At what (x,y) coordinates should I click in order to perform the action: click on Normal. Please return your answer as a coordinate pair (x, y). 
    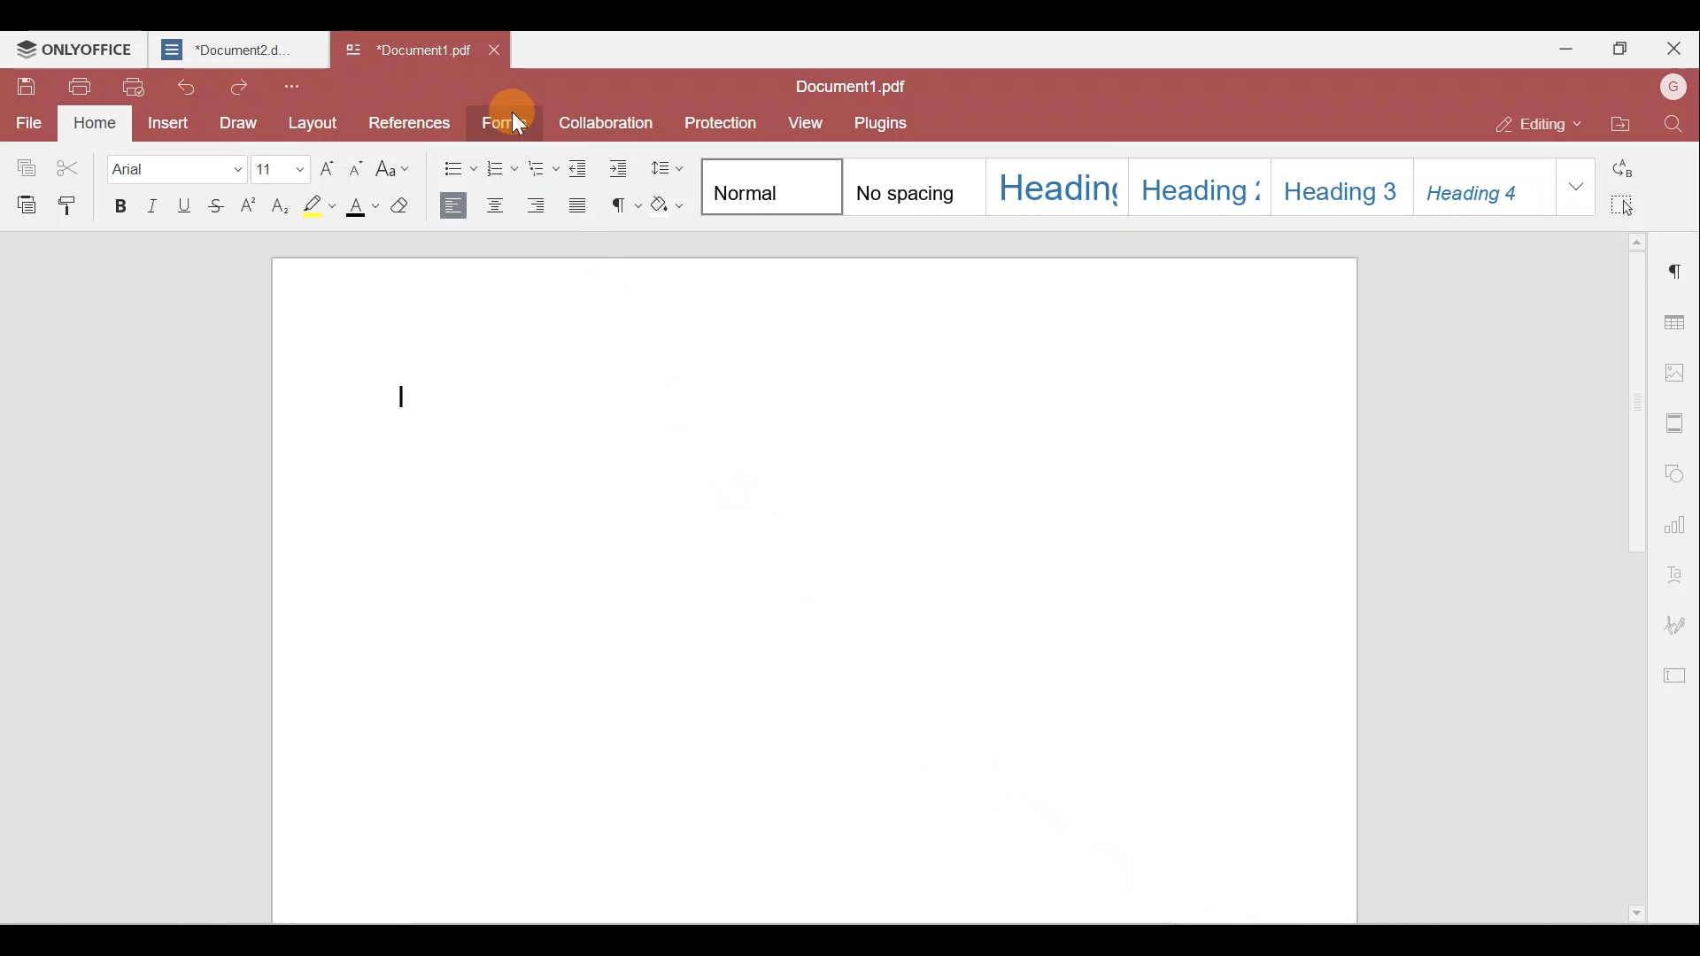
    Looking at the image, I should click on (769, 189).